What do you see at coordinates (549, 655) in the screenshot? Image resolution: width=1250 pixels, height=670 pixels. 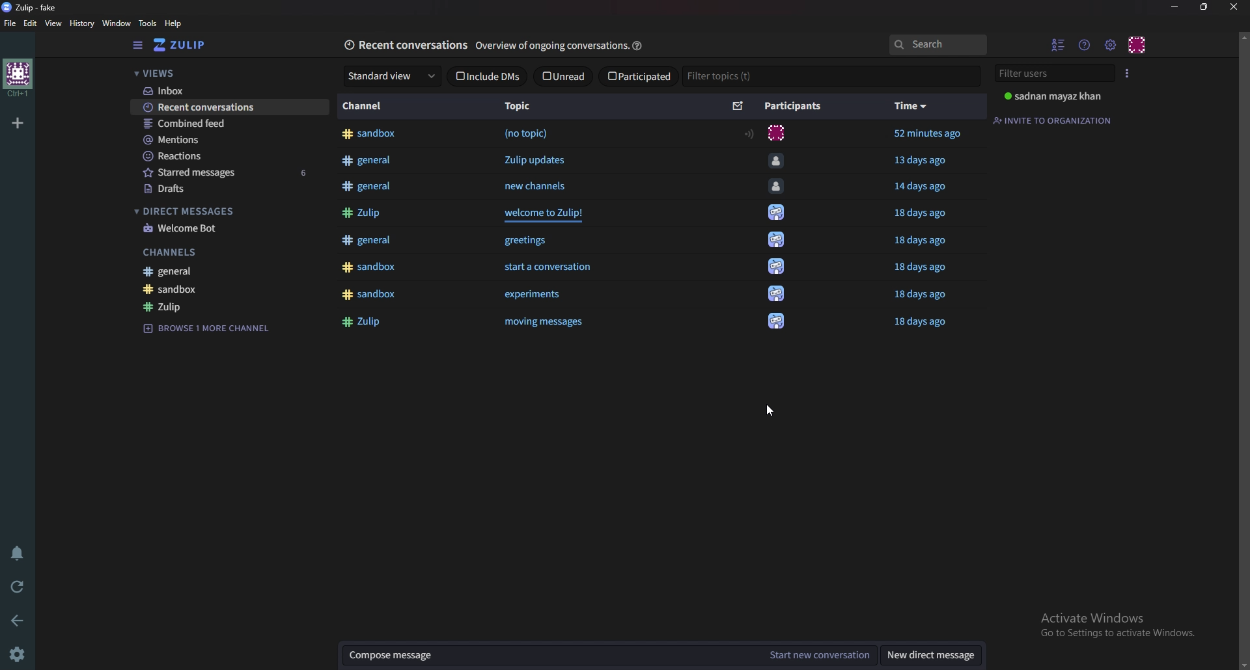 I see `Compose message` at bounding box center [549, 655].